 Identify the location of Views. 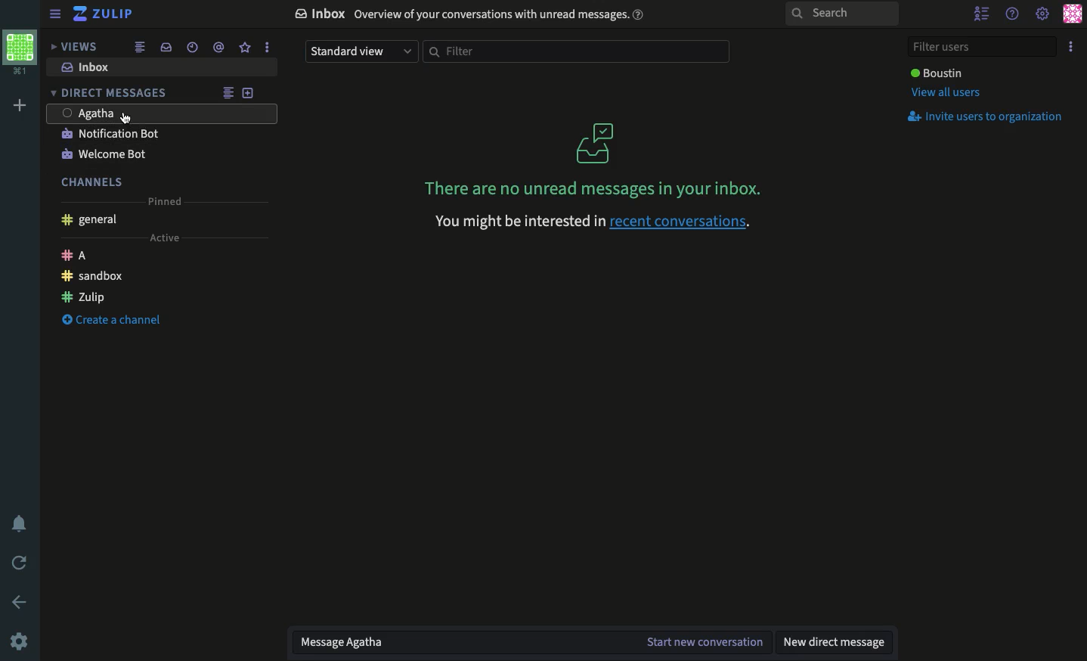
(74, 46).